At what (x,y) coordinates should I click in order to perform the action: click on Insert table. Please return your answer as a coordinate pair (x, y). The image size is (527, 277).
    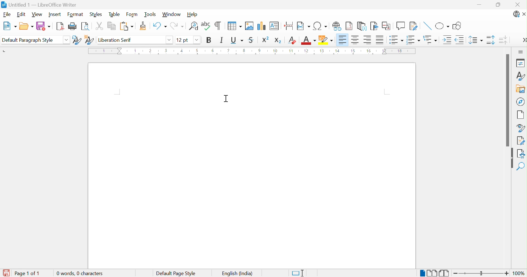
    Looking at the image, I should click on (235, 25).